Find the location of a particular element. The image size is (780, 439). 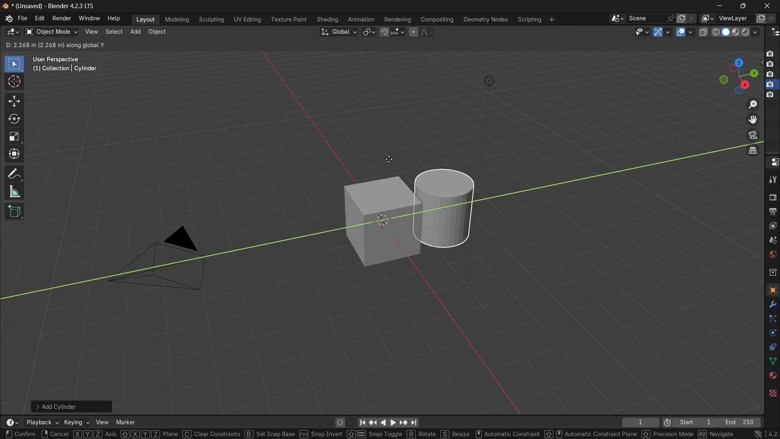

D: 0.1058 m (0.1058 m) along global Y is located at coordinates (58, 45).